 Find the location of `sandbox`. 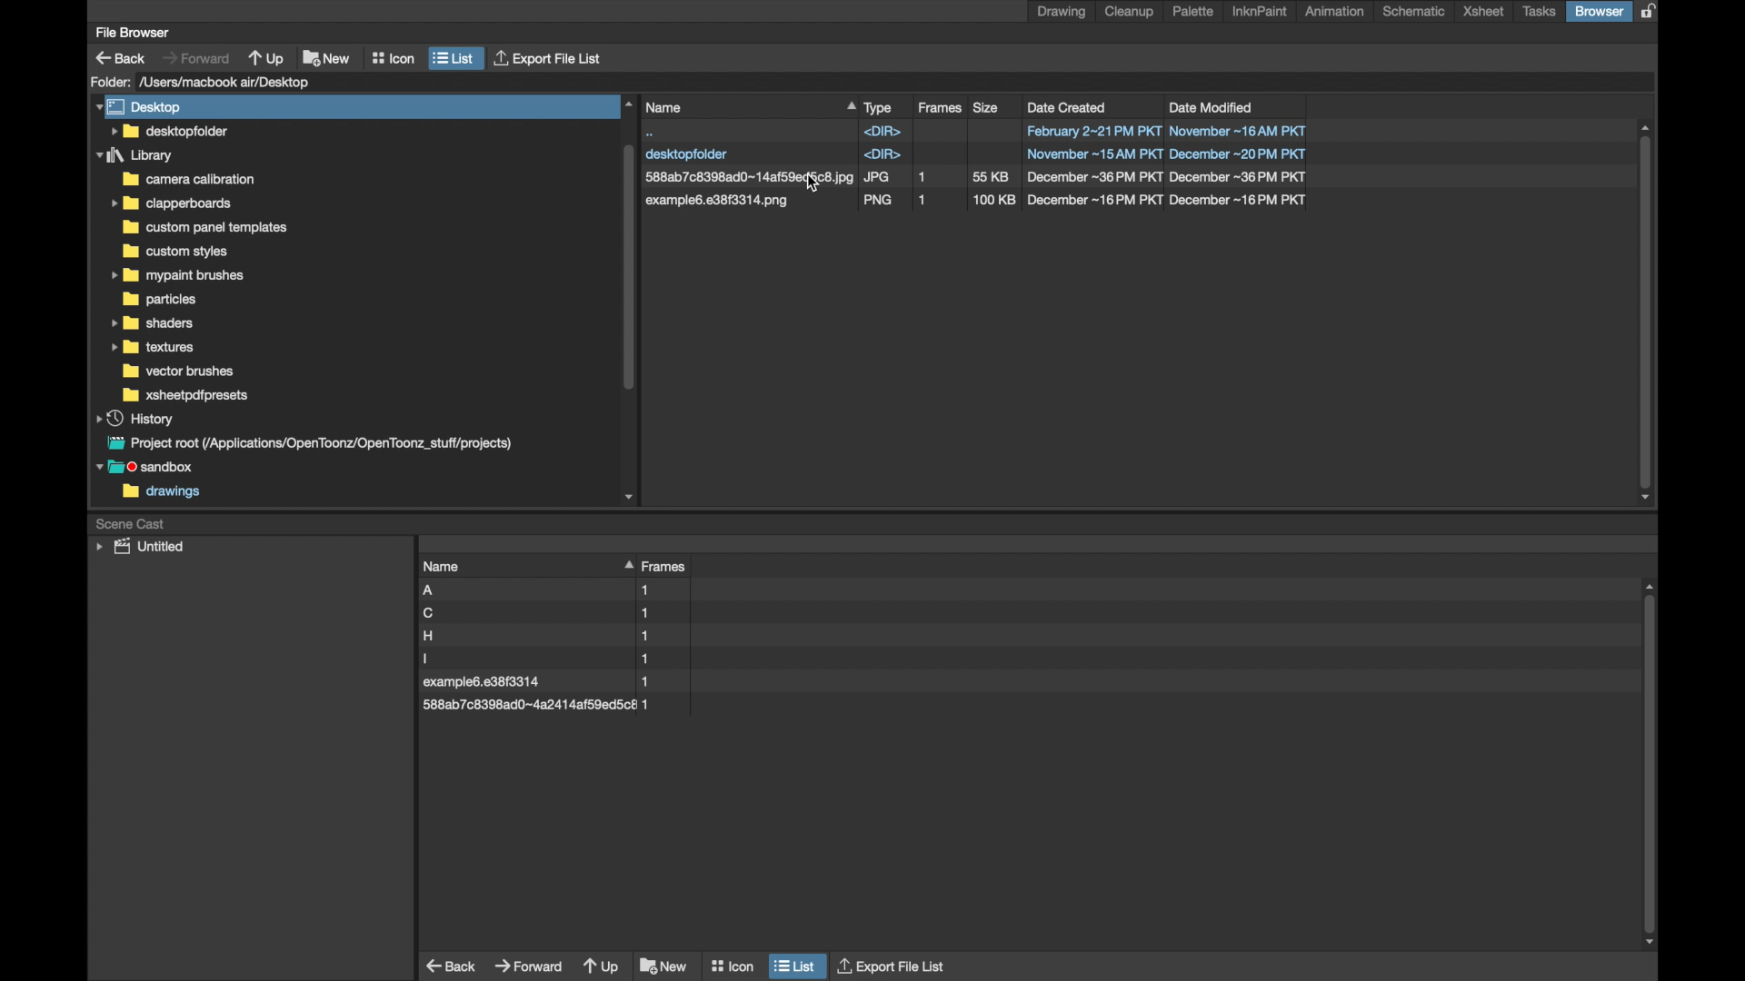

sandbox is located at coordinates (149, 469).